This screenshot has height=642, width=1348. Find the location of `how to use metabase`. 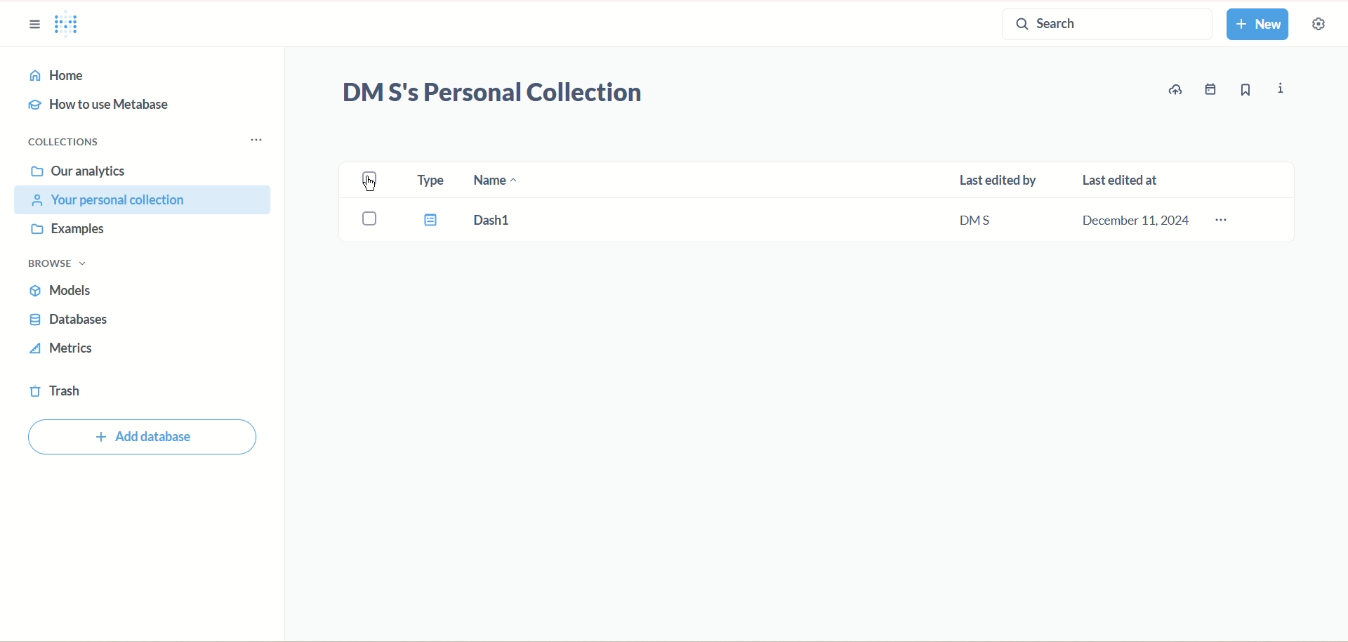

how to use metabase is located at coordinates (100, 106).